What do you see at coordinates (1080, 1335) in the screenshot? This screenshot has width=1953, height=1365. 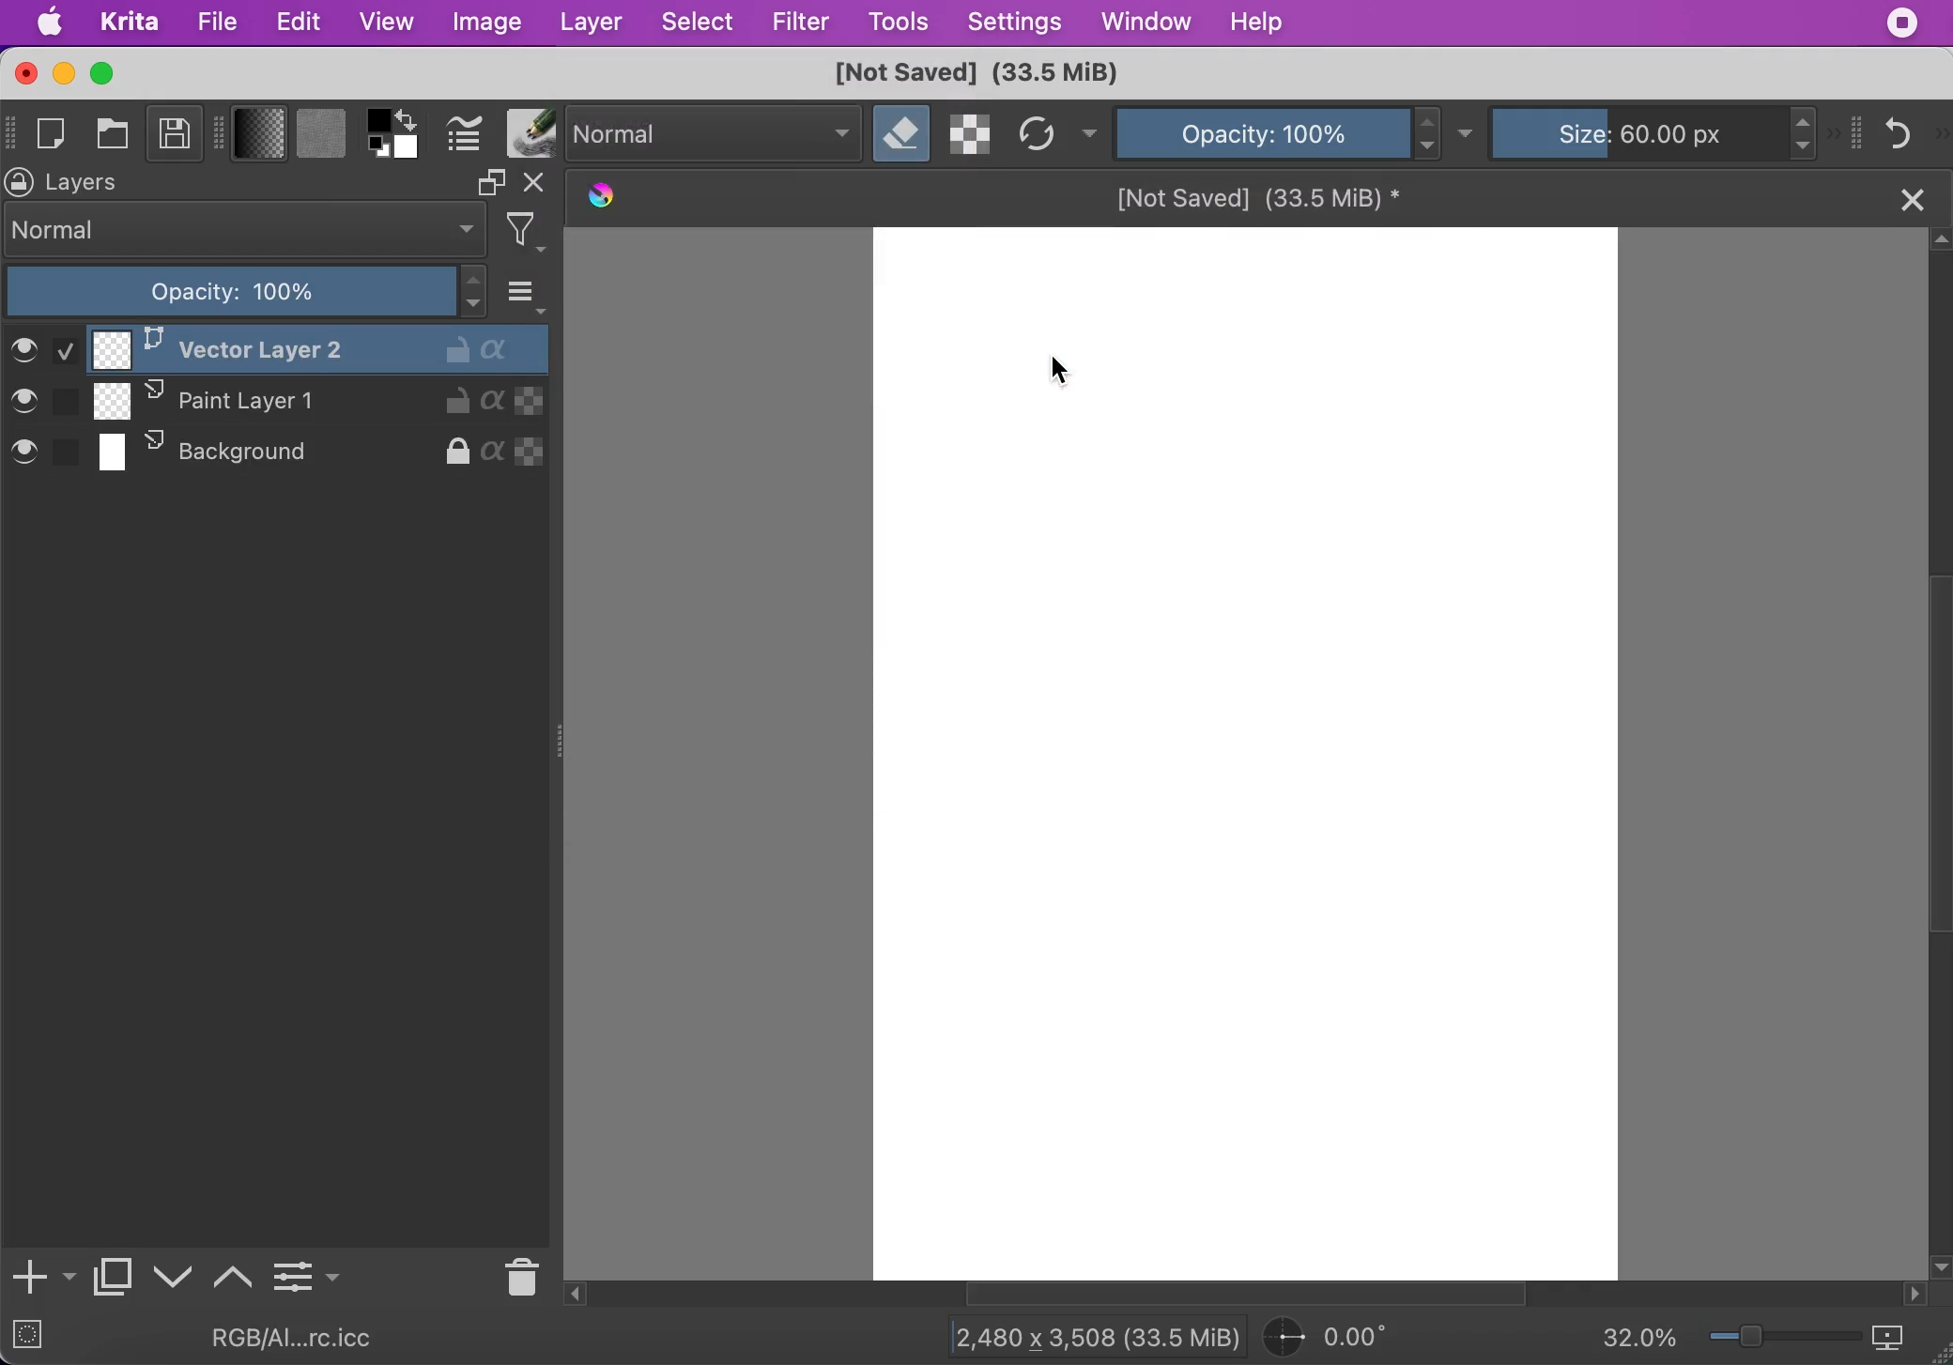 I see `2,480*3,505 (33.5 MiB)` at bounding box center [1080, 1335].